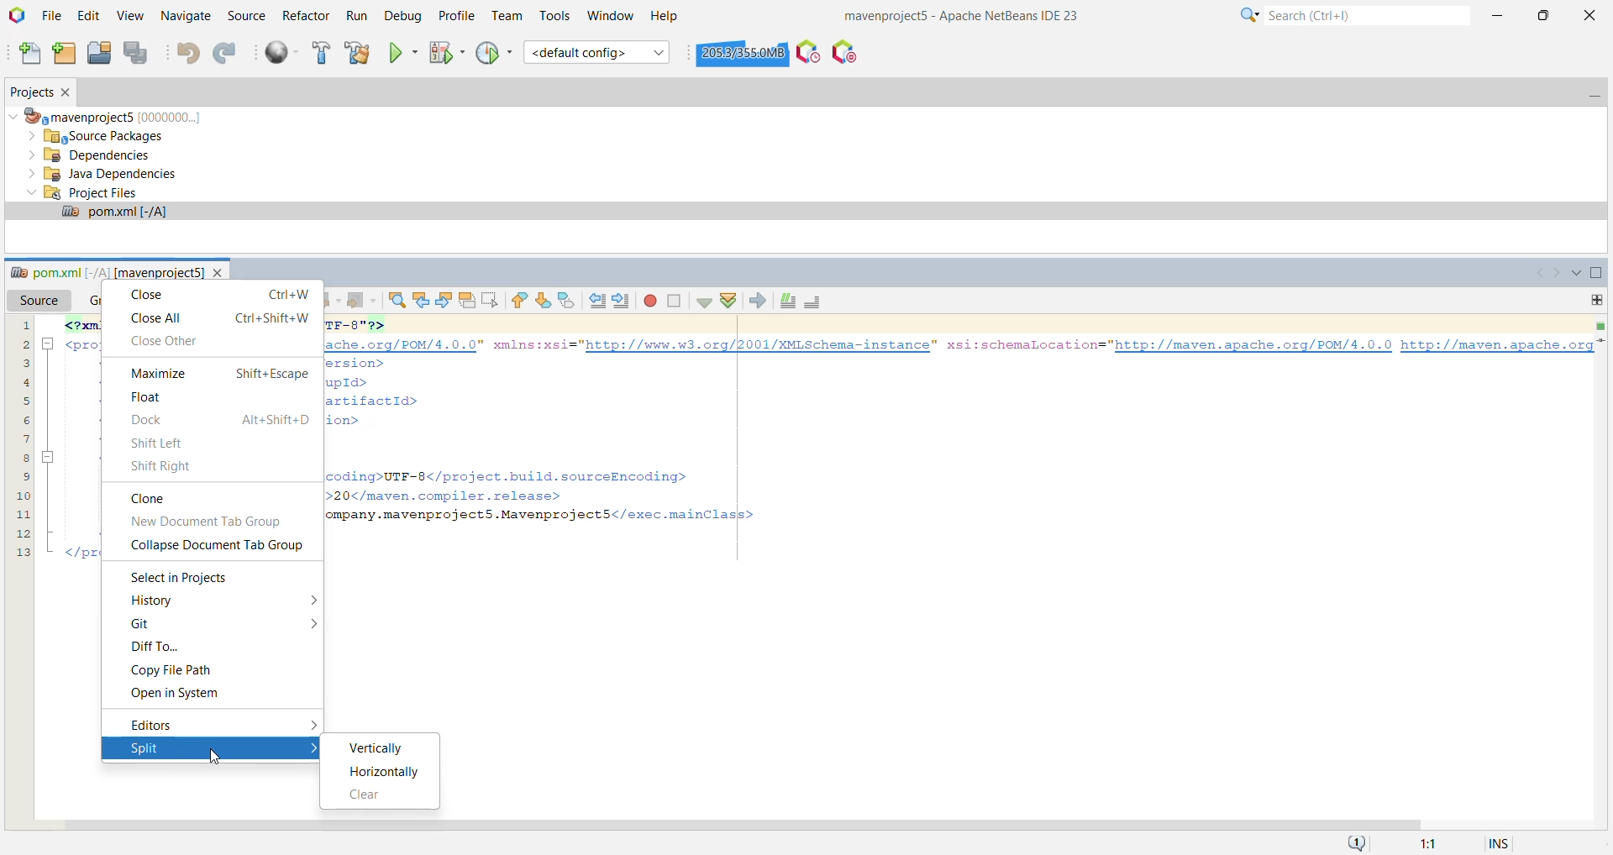 The image size is (1613, 855). What do you see at coordinates (494, 53) in the screenshot?
I see `Profile Project` at bounding box center [494, 53].